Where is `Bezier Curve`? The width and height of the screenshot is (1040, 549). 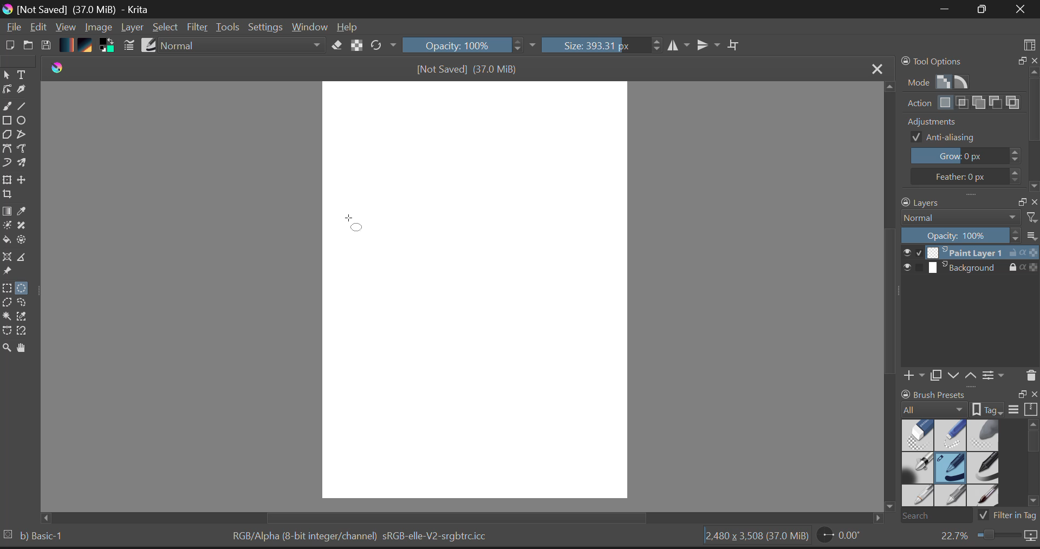
Bezier Curve is located at coordinates (8, 149).